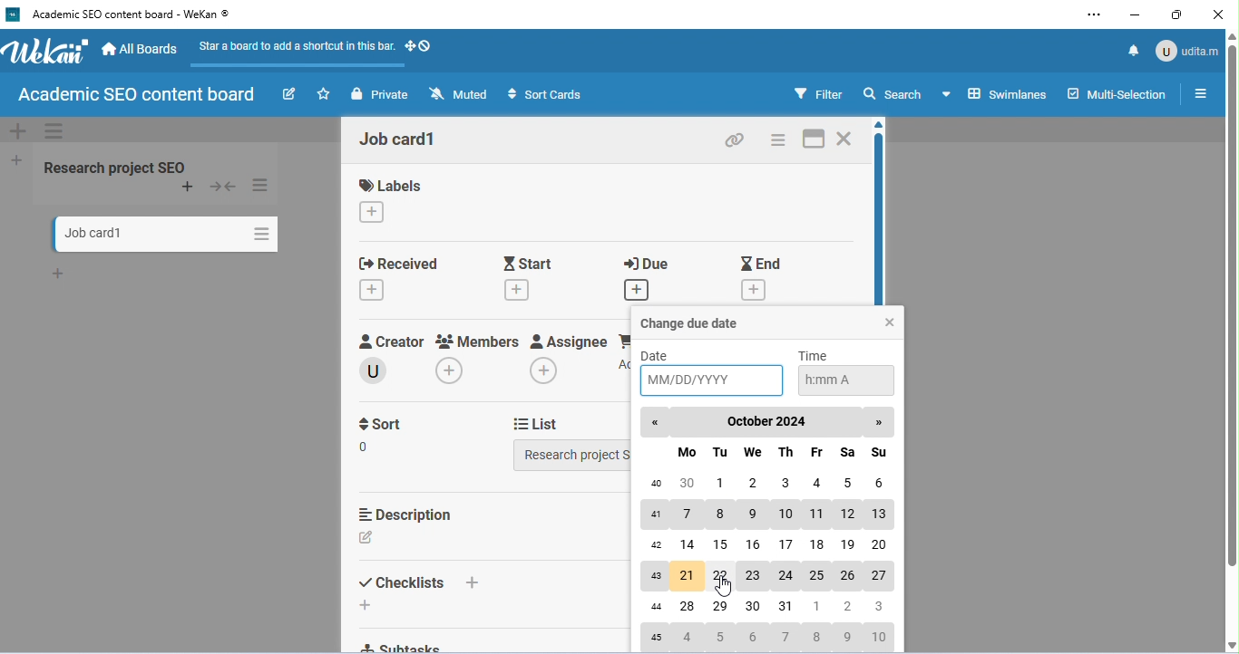  I want to click on description, so click(410, 514).